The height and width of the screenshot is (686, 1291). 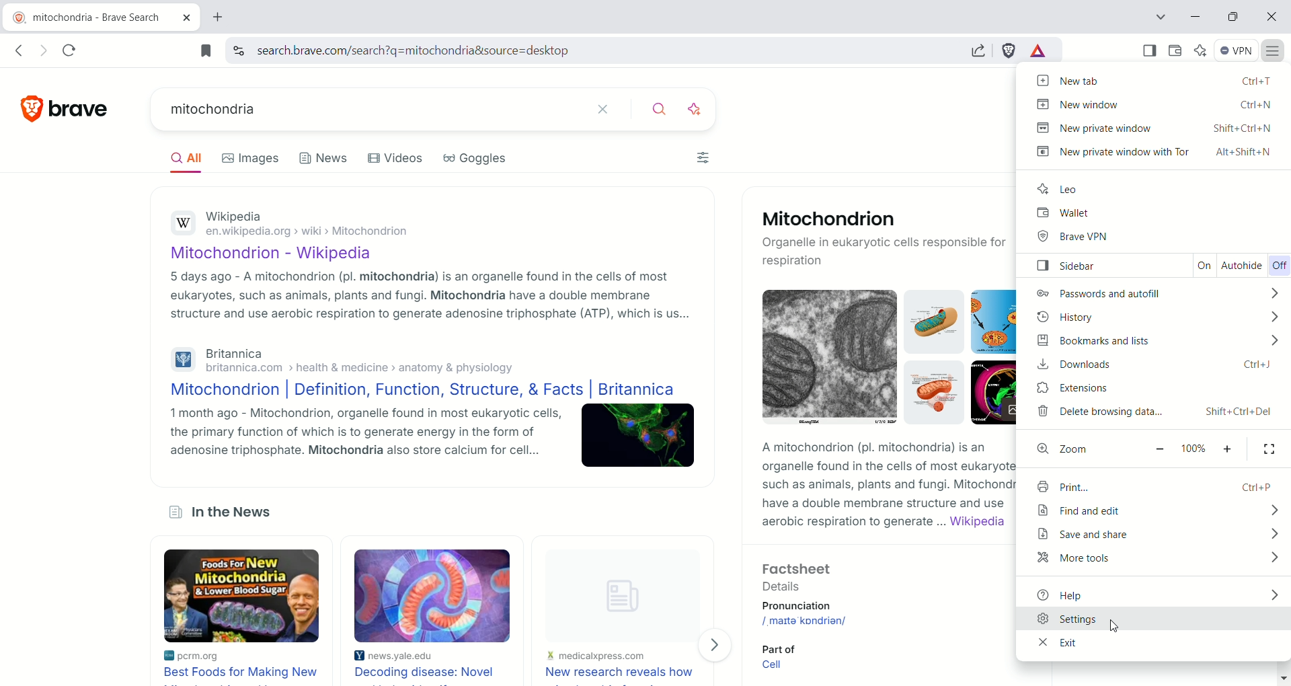 What do you see at coordinates (1272, 451) in the screenshot?
I see `full screen` at bounding box center [1272, 451].